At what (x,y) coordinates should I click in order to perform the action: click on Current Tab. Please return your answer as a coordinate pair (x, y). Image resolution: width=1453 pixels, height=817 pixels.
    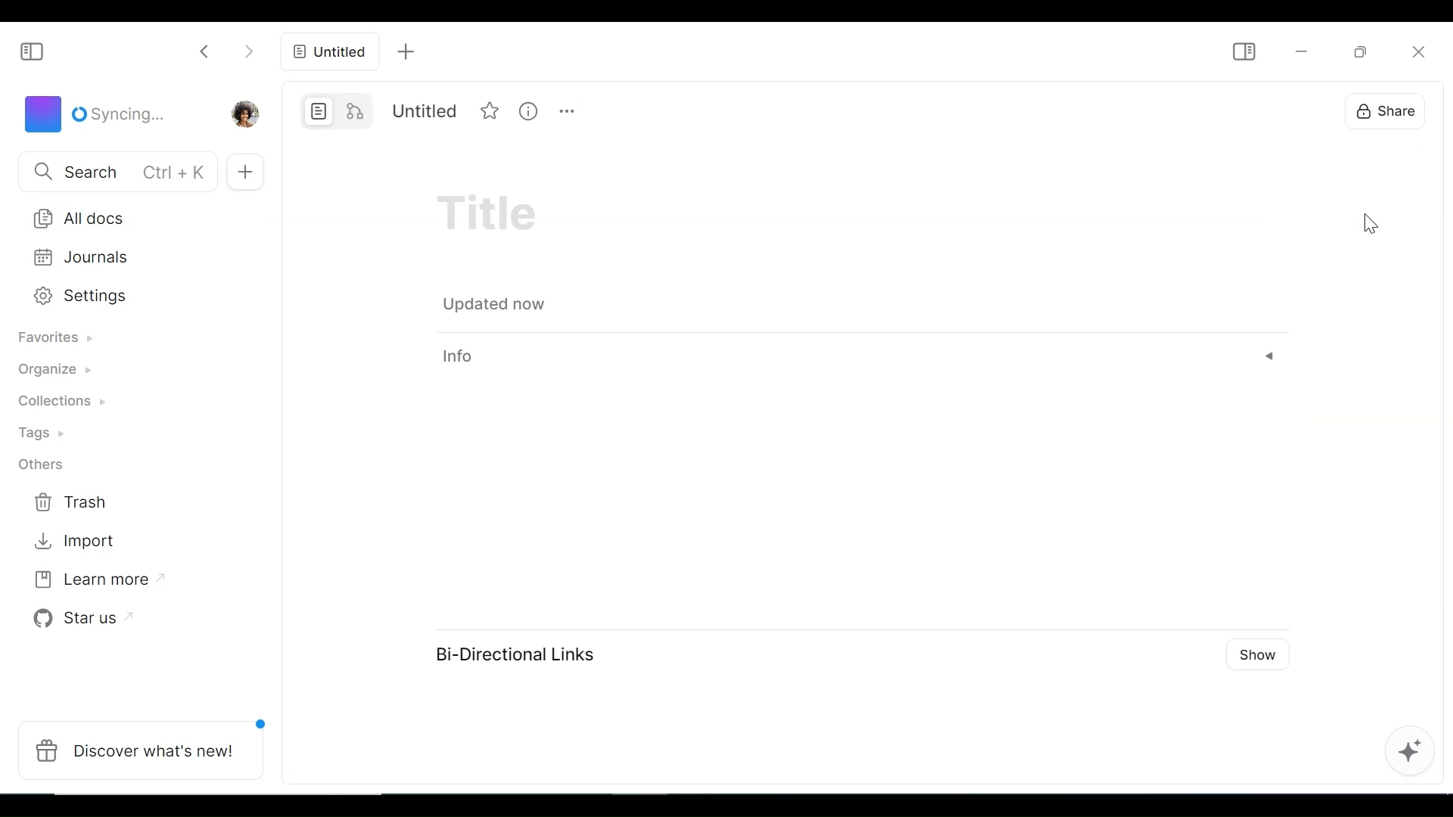
    Looking at the image, I should click on (331, 54).